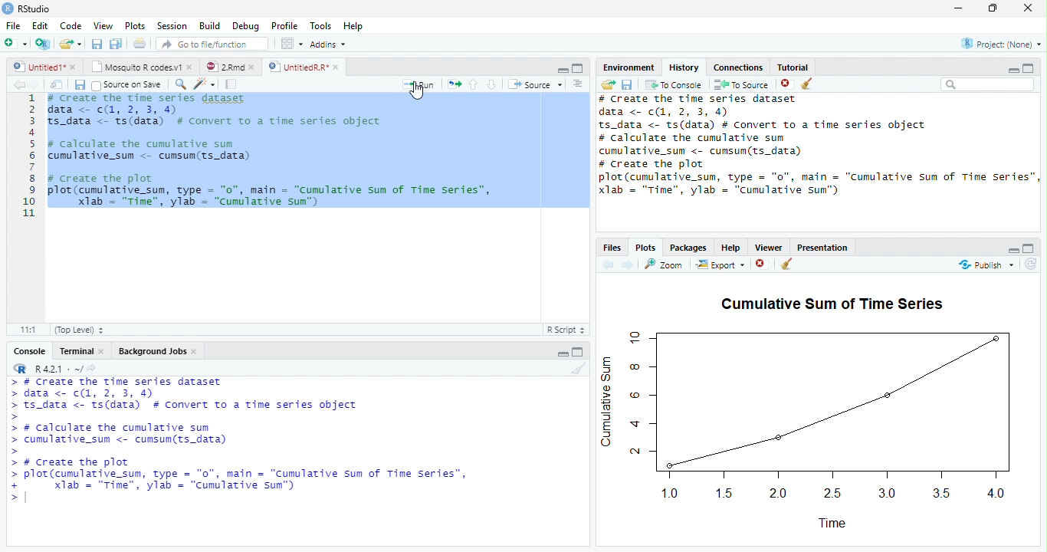 Image resolution: width=1047 pixels, height=552 pixels. What do you see at coordinates (35, 84) in the screenshot?
I see `Next` at bounding box center [35, 84].